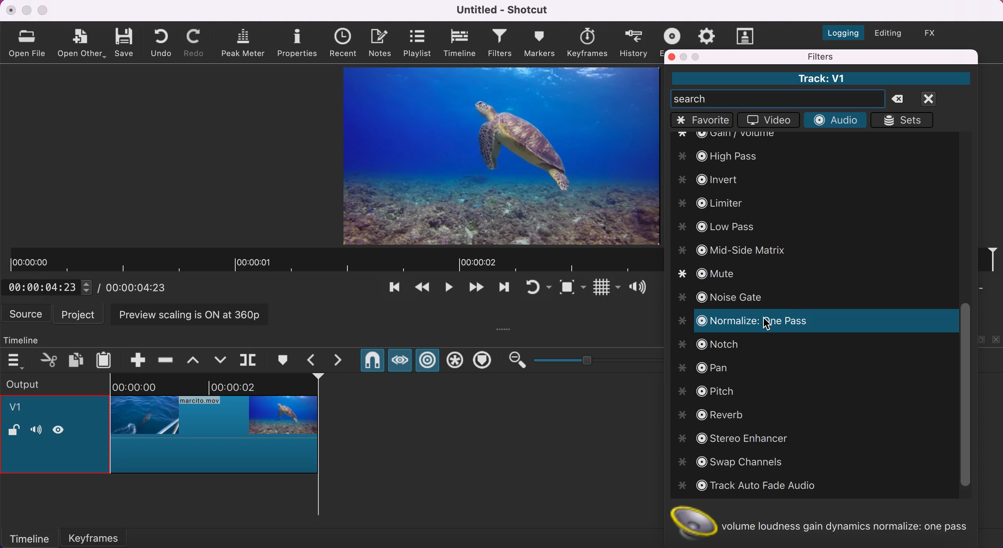 The image size is (1003, 548). Describe the element at coordinates (827, 523) in the screenshot. I see `volume loudness gain dynamics normalize: one pass` at that location.